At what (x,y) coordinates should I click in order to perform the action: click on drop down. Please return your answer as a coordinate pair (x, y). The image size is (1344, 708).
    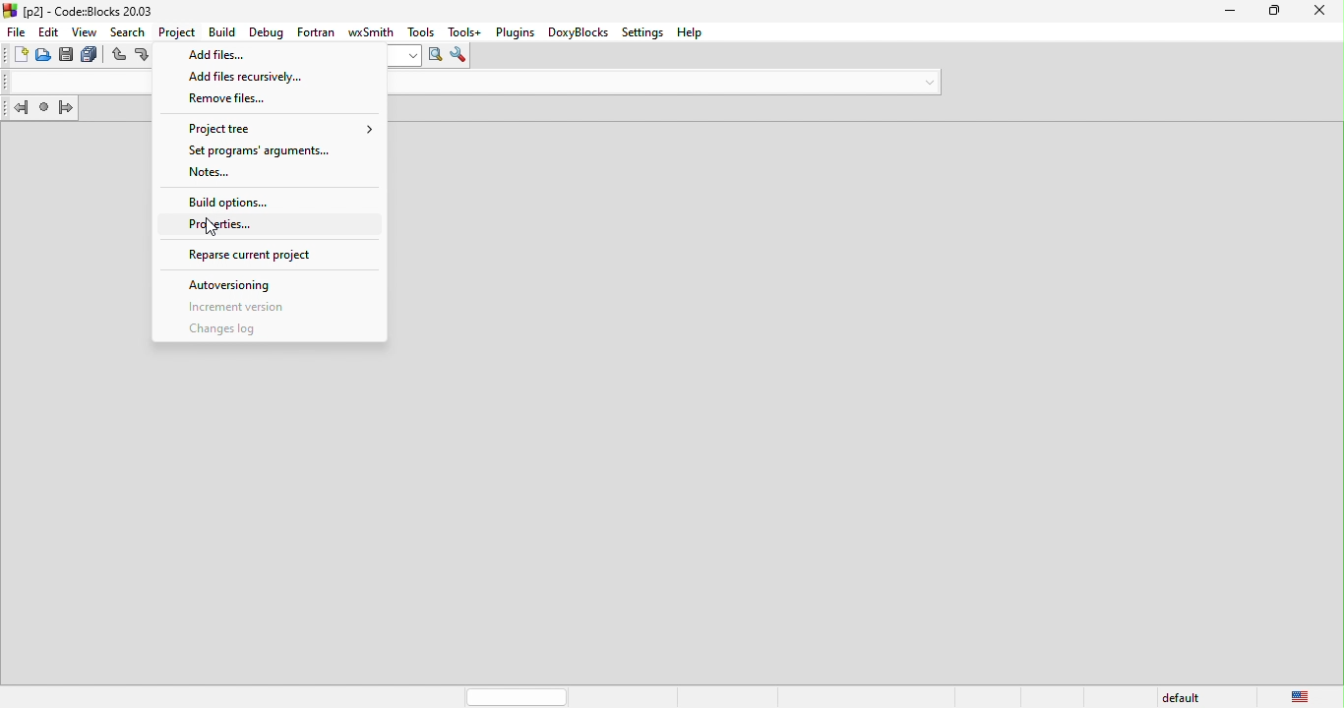
    Looking at the image, I should click on (926, 80).